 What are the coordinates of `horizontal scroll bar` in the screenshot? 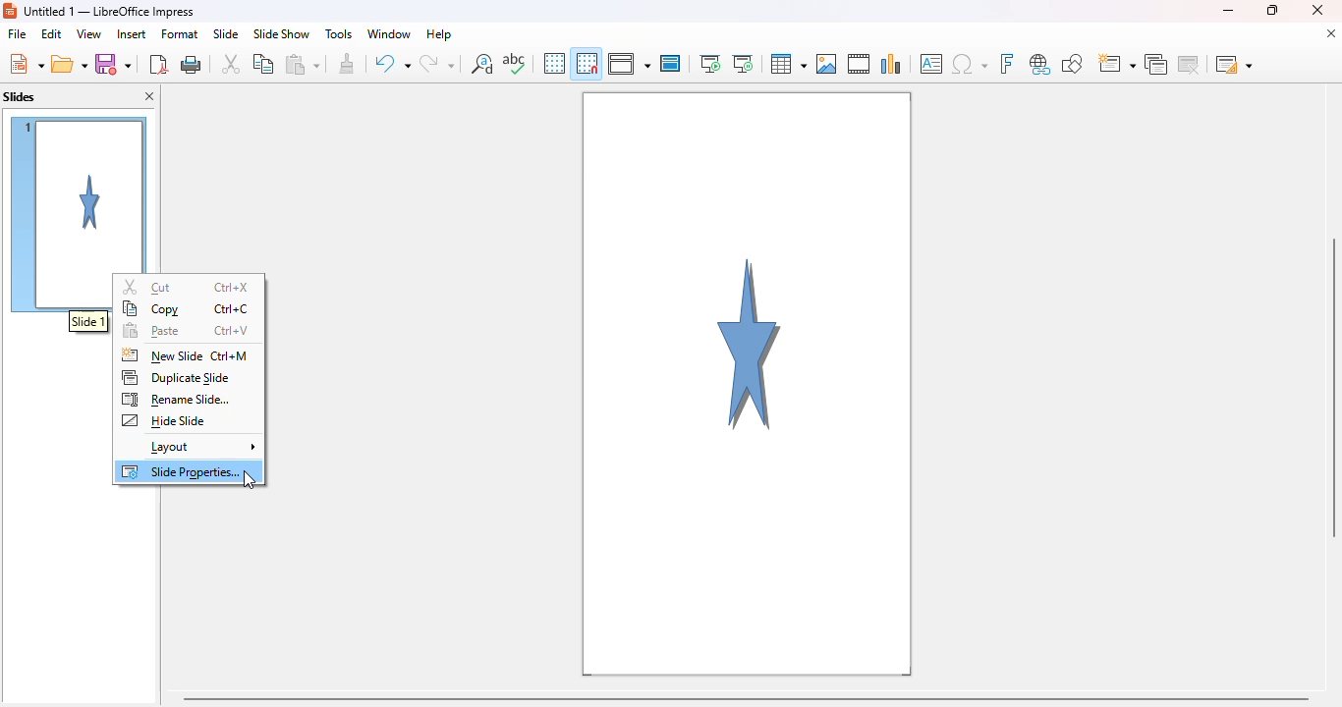 It's located at (749, 697).